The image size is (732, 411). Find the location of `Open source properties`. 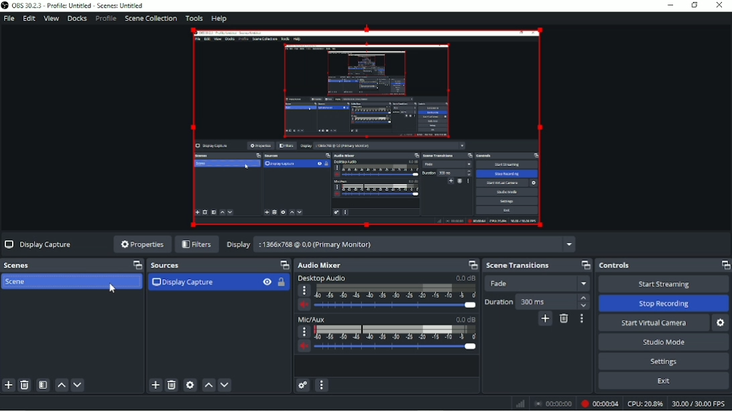

Open source properties is located at coordinates (190, 385).